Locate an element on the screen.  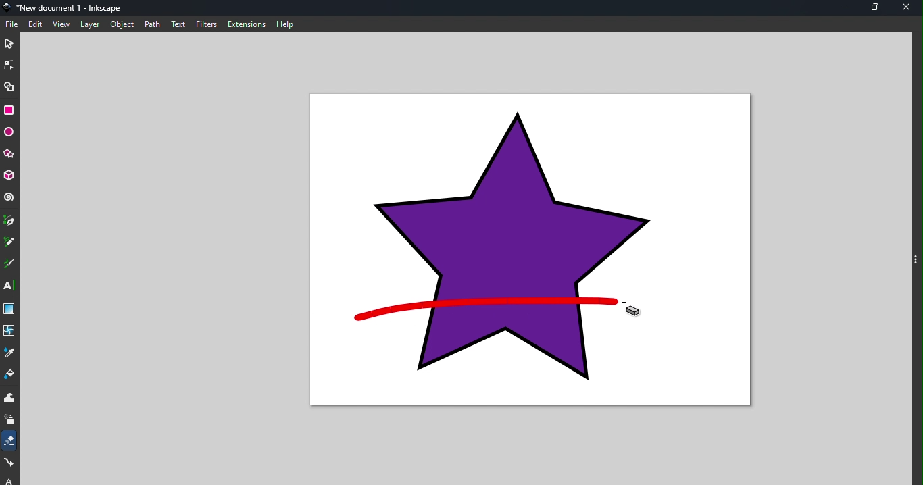
maximize is located at coordinates (878, 8).